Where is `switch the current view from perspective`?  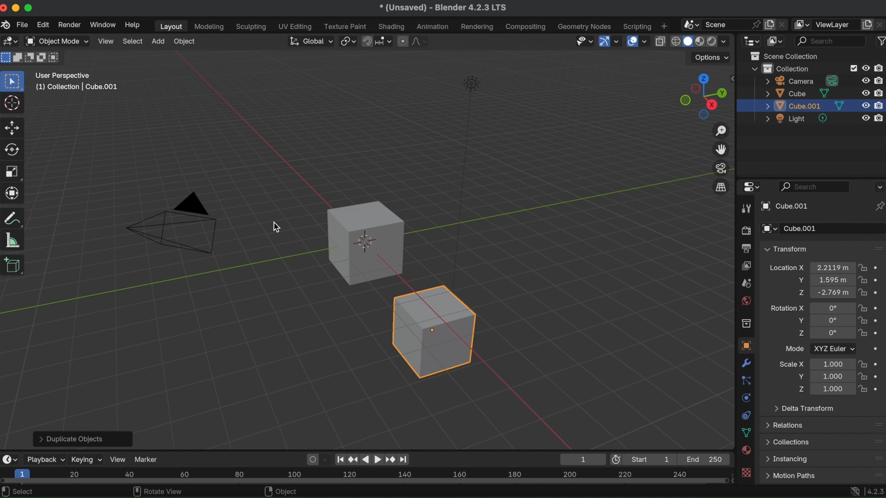 switch the current view from perspective is located at coordinates (720, 187).